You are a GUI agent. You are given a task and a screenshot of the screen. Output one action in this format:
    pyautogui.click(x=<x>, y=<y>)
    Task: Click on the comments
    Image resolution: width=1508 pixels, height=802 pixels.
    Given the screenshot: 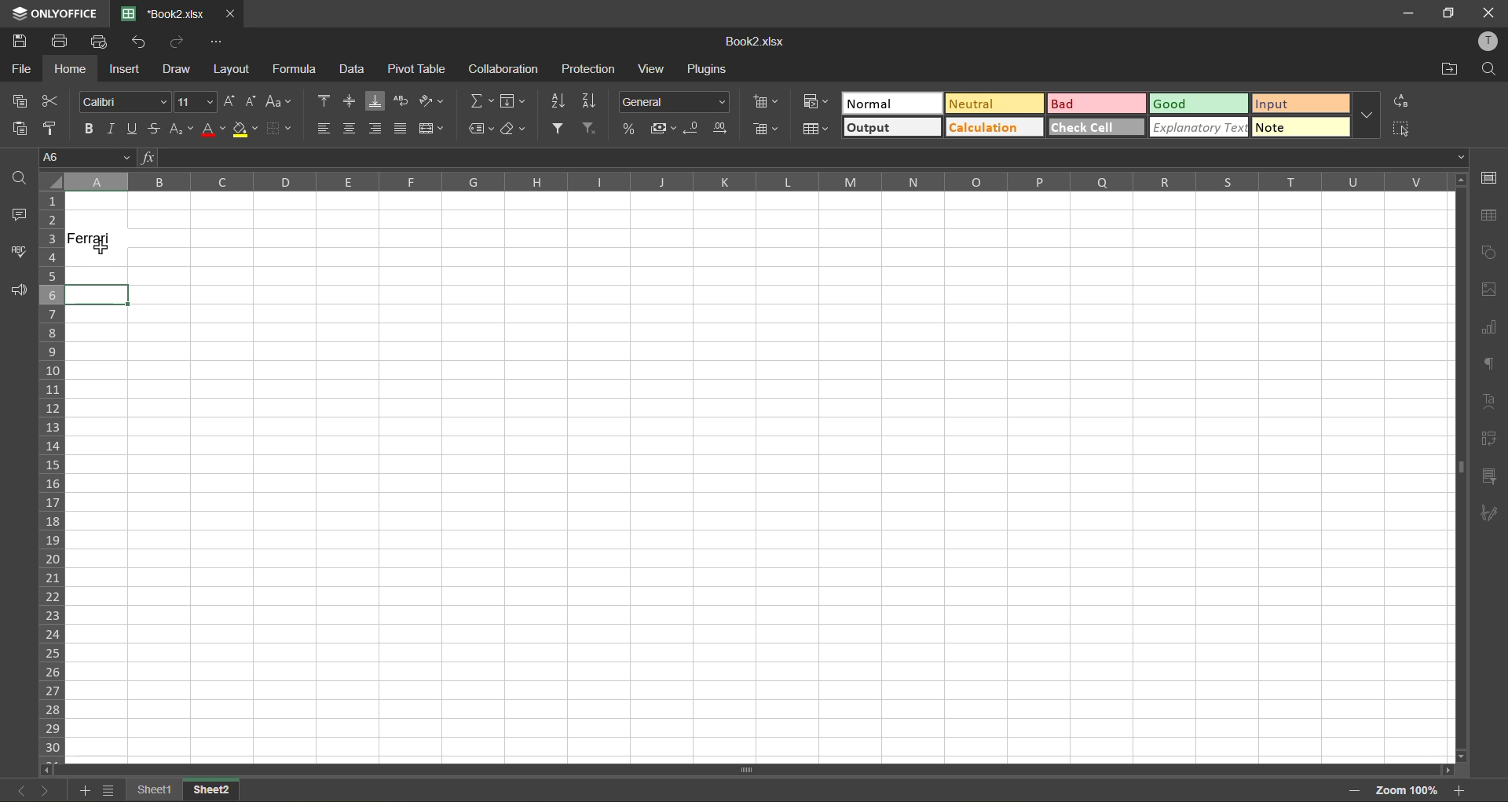 What is the action you would take?
    pyautogui.click(x=15, y=214)
    